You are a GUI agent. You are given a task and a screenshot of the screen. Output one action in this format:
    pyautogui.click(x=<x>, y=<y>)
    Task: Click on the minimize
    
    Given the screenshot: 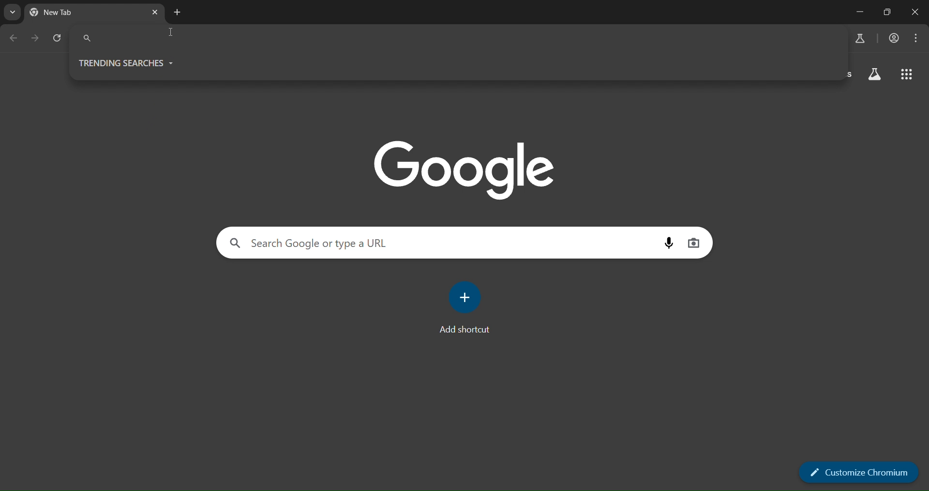 What is the action you would take?
    pyautogui.click(x=857, y=11)
    